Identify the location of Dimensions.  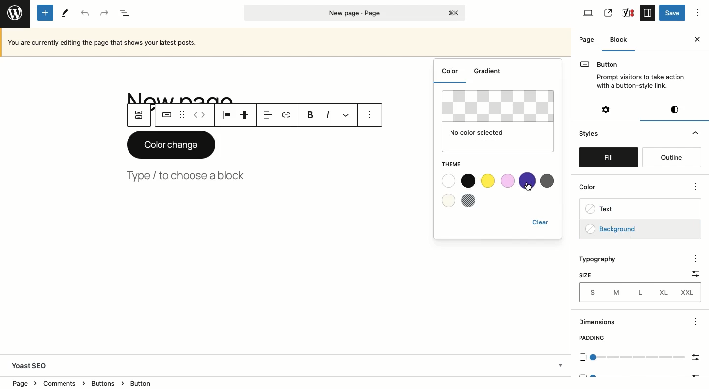
(603, 323).